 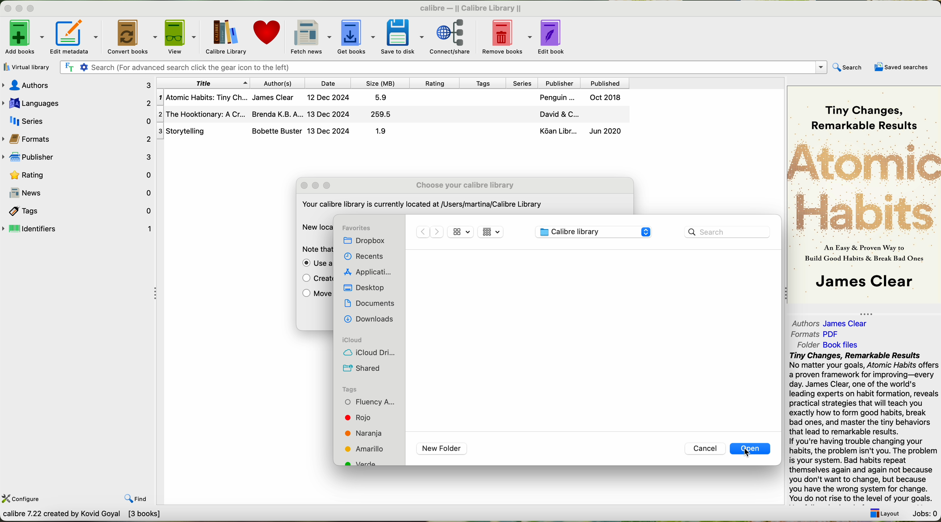 What do you see at coordinates (325, 279) in the screenshot?
I see `create an empty library at the new location` at bounding box center [325, 279].